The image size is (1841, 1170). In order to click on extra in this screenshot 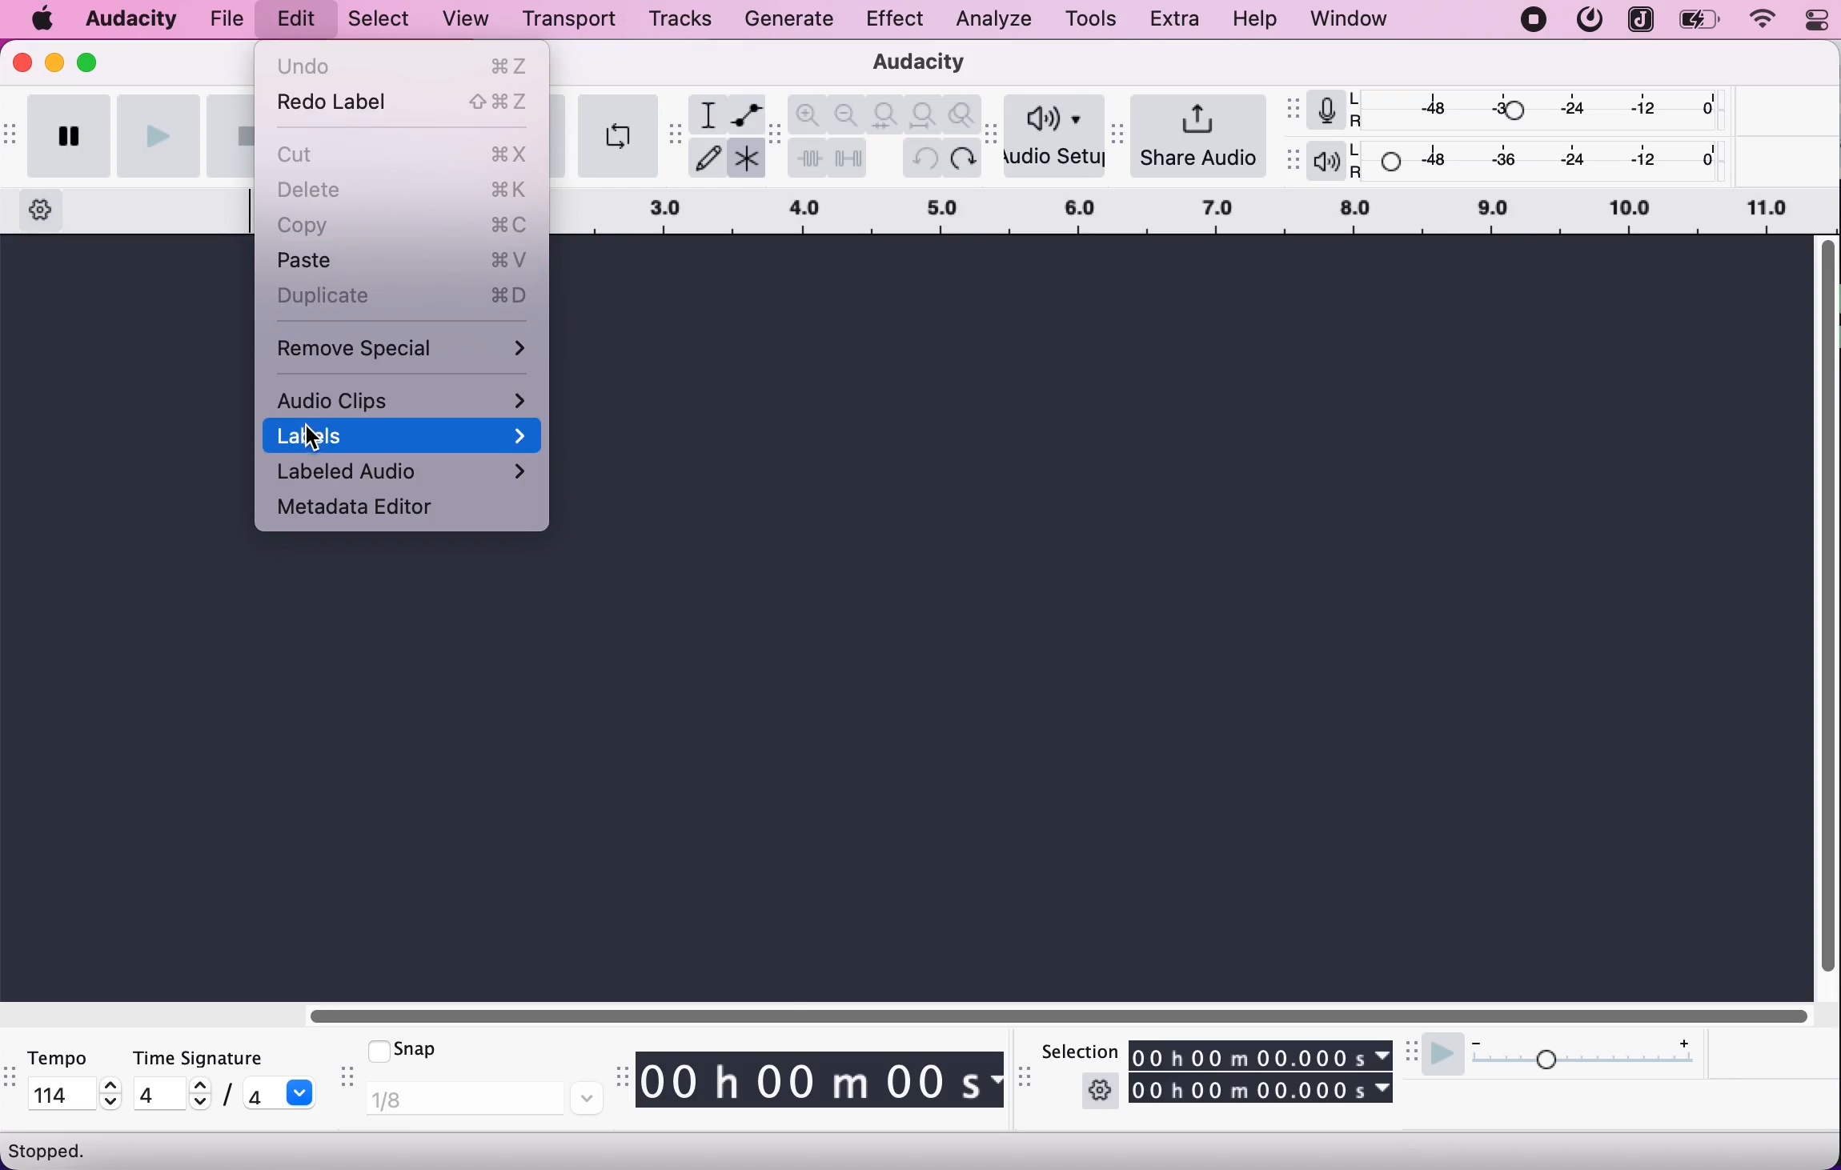, I will do `click(1177, 20)`.